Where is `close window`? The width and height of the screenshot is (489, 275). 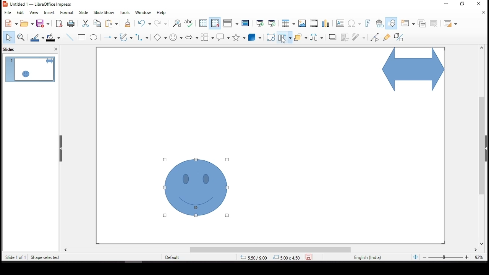 close window is located at coordinates (478, 4).